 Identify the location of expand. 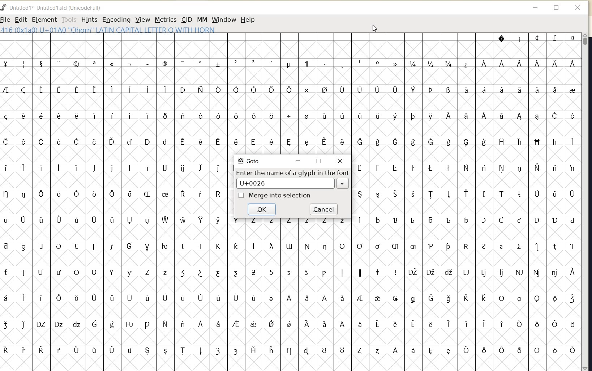
(343, 184).